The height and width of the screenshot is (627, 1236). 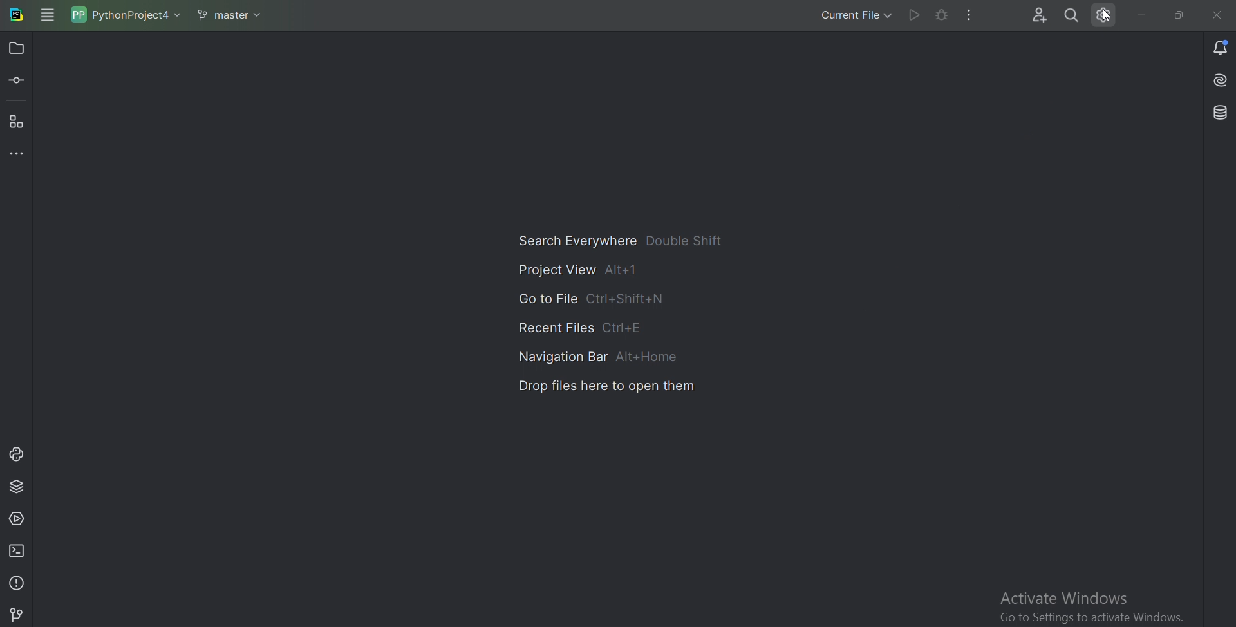 What do you see at coordinates (18, 485) in the screenshot?
I see `Python package` at bounding box center [18, 485].